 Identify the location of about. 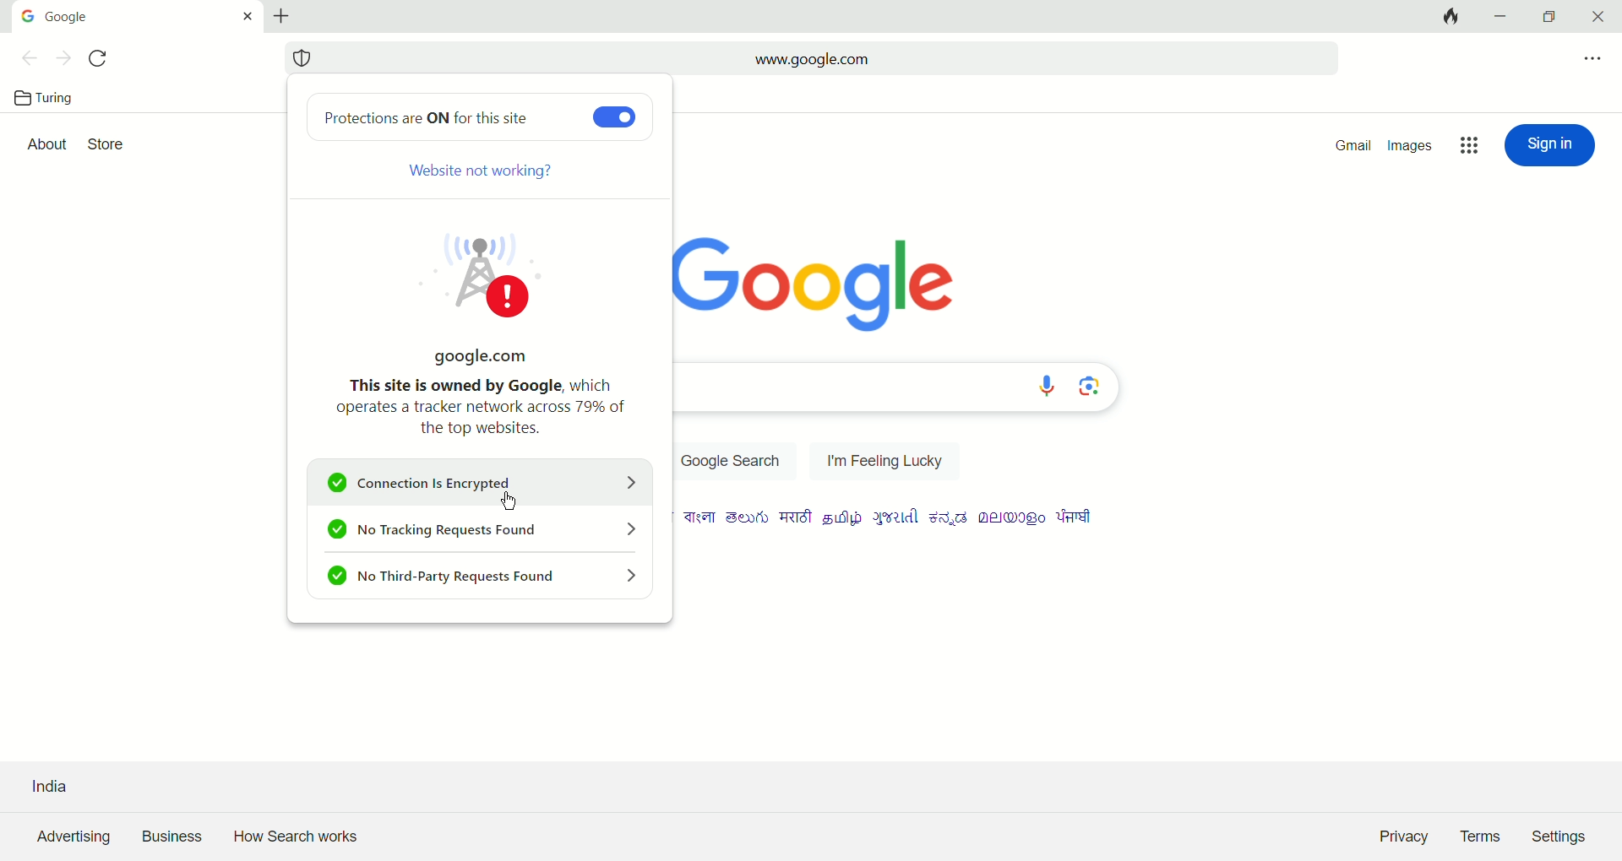
(46, 145).